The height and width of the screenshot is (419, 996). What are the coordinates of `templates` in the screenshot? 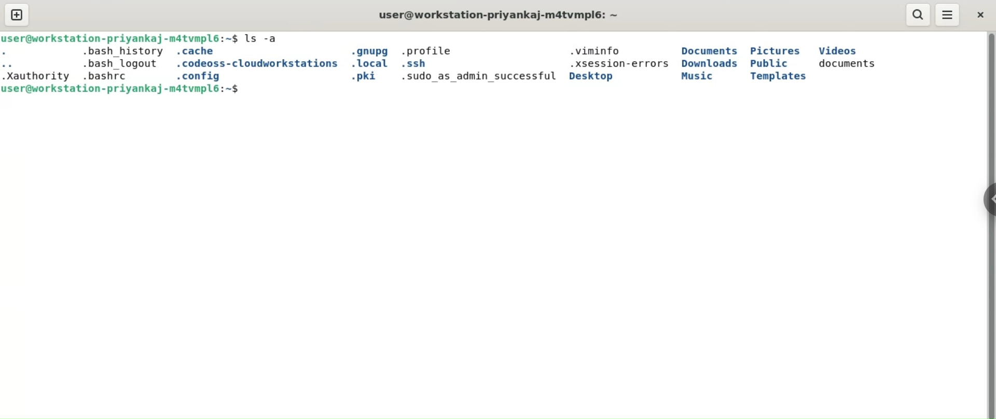 It's located at (780, 77).